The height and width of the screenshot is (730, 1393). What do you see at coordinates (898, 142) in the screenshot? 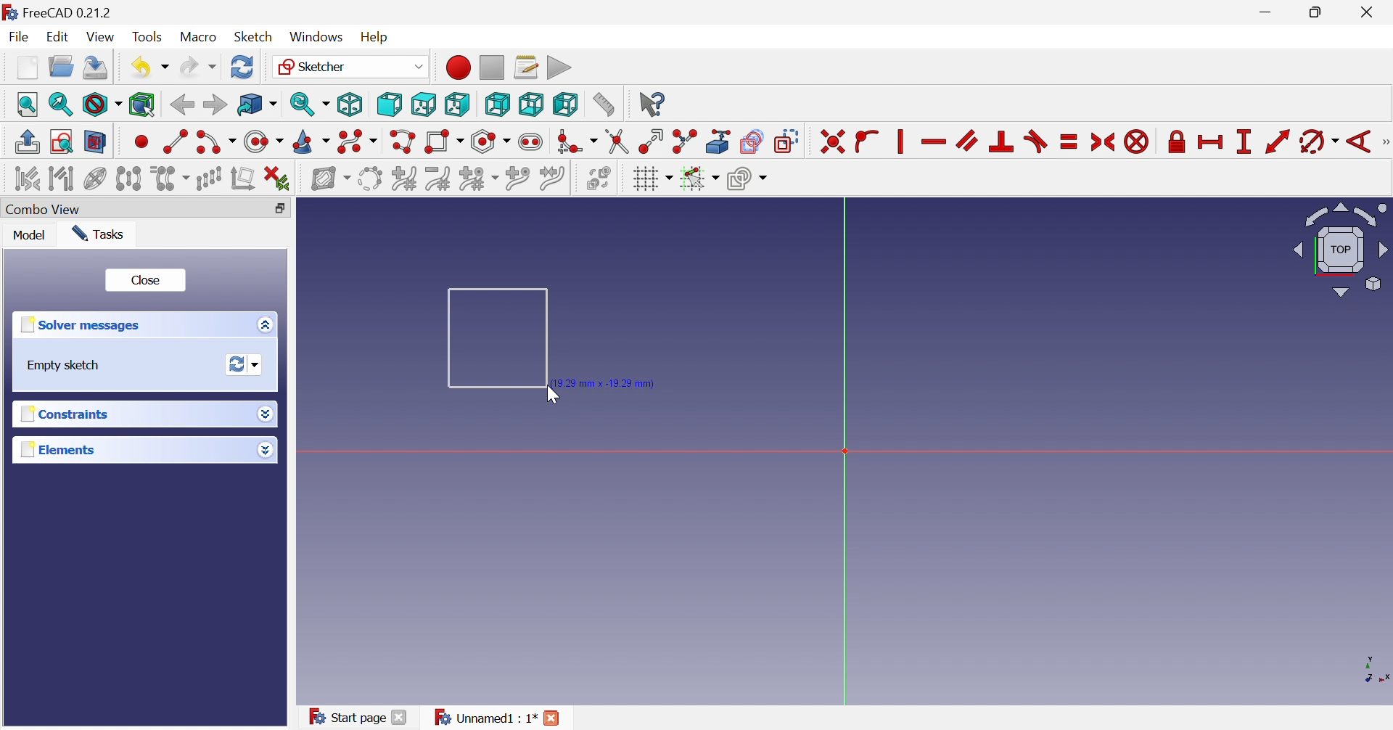
I see `Constrain vertically` at bounding box center [898, 142].